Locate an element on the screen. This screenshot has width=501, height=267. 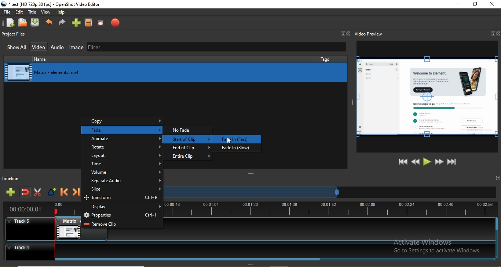
Jump to end is located at coordinates (452, 162).